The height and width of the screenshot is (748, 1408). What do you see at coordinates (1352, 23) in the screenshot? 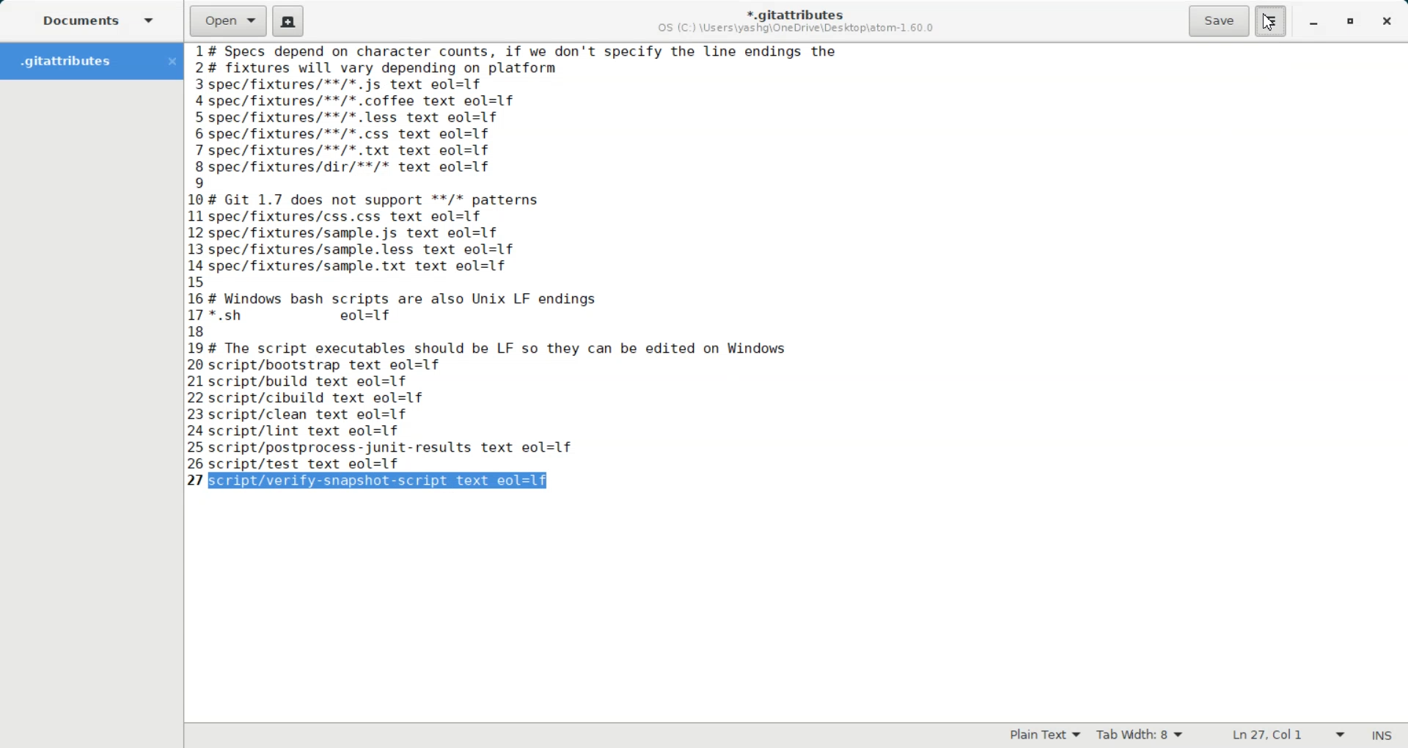
I see `Maximize` at bounding box center [1352, 23].